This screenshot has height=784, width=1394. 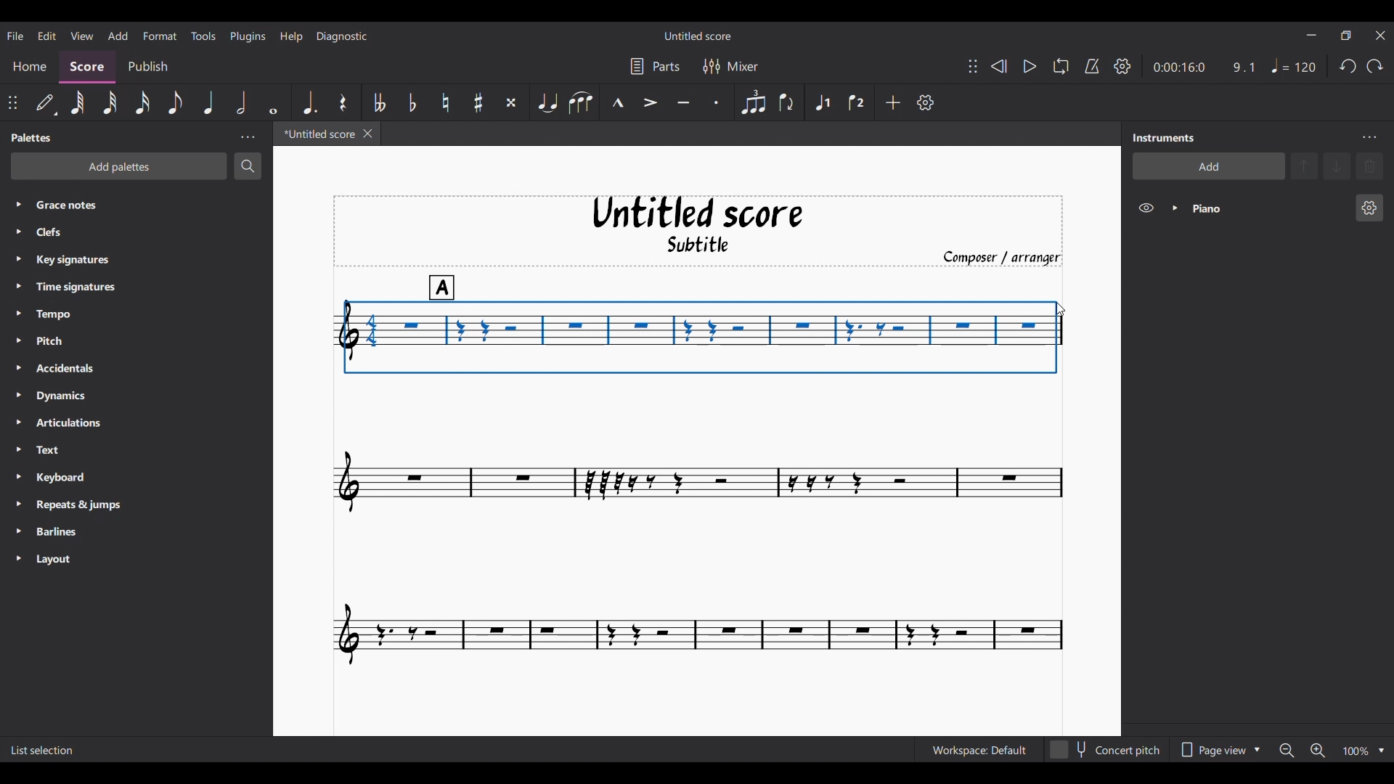 What do you see at coordinates (447, 283) in the screenshot?
I see `A` at bounding box center [447, 283].